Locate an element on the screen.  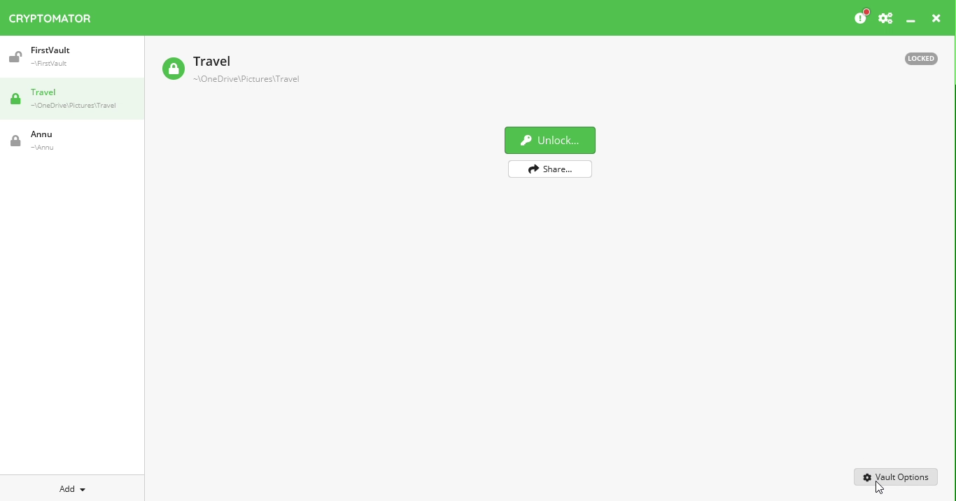
Minimize is located at coordinates (911, 22).